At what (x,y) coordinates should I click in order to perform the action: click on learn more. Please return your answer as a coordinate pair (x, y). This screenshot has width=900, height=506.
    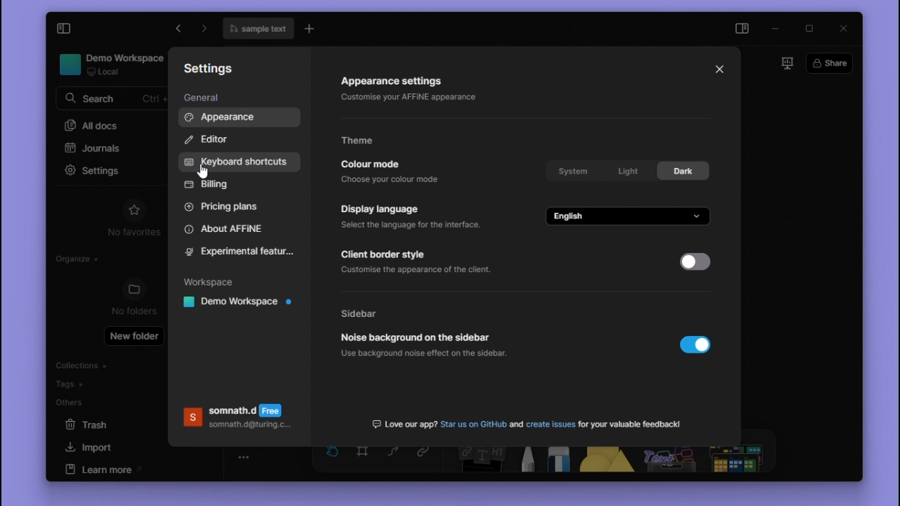
    Looking at the image, I should click on (106, 469).